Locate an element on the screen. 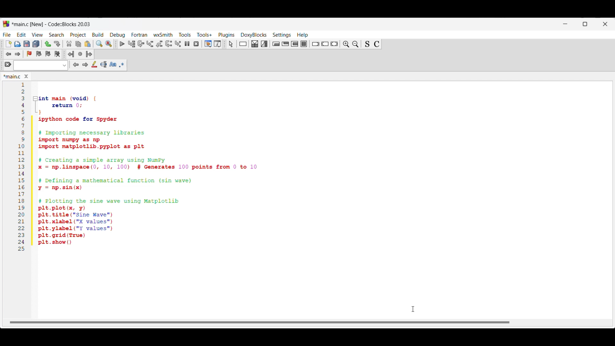 The width and height of the screenshot is (615, 346). Next bookmark is located at coordinates (48, 54).